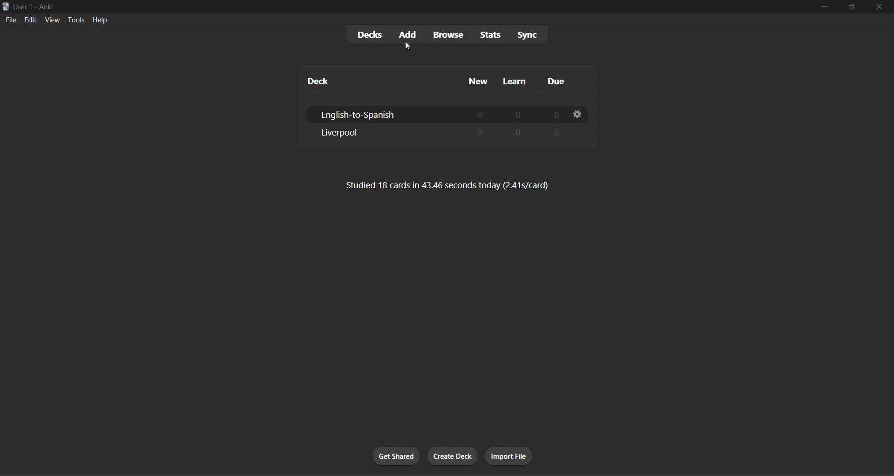 This screenshot has height=476, width=894. I want to click on tools, so click(71, 20).